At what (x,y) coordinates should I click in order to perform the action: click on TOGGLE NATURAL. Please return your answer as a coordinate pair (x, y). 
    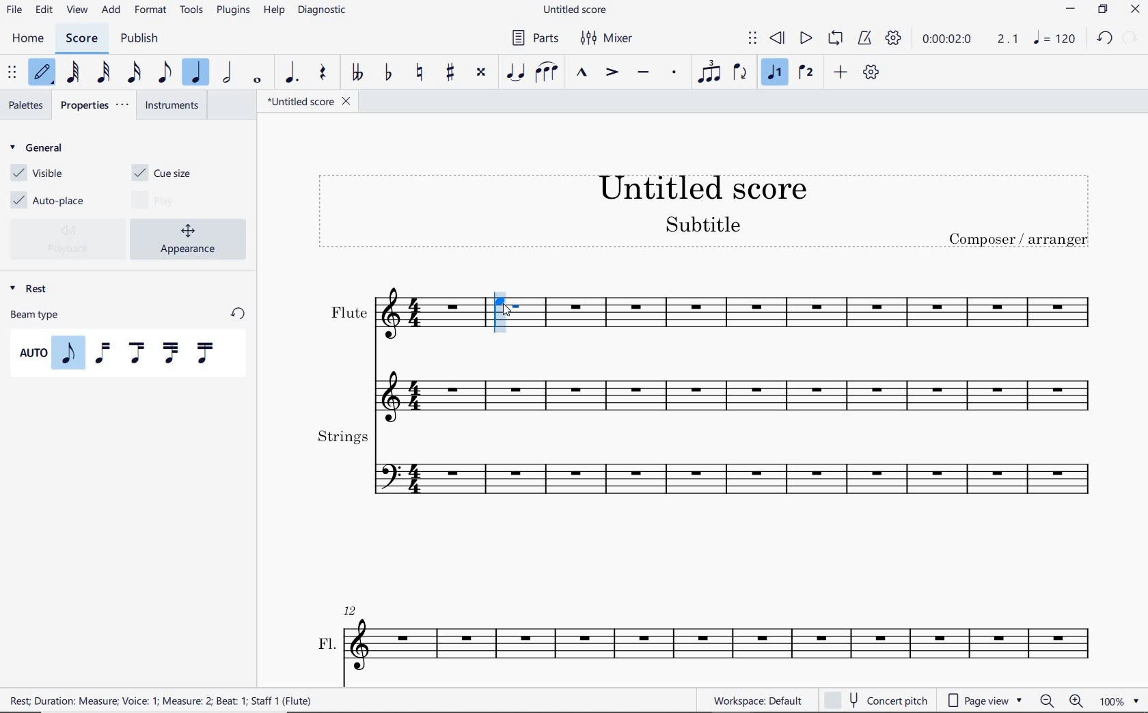
    Looking at the image, I should click on (421, 72).